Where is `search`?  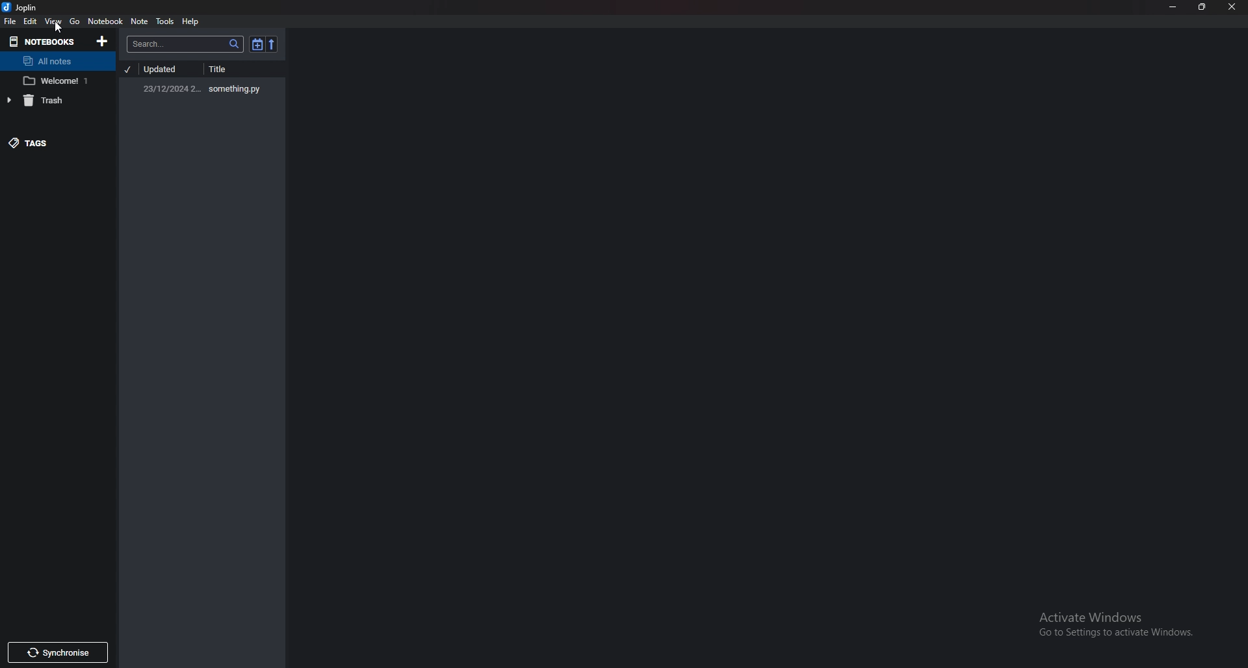 search is located at coordinates (185, 44).